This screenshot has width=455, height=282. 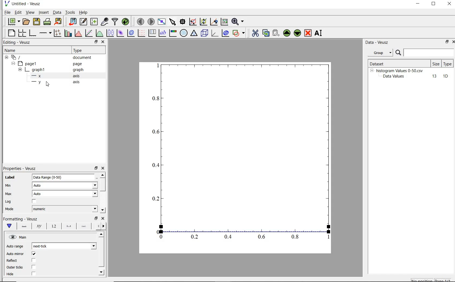 I want to click on Untitled - Veusz, so click(x=27, y=4).